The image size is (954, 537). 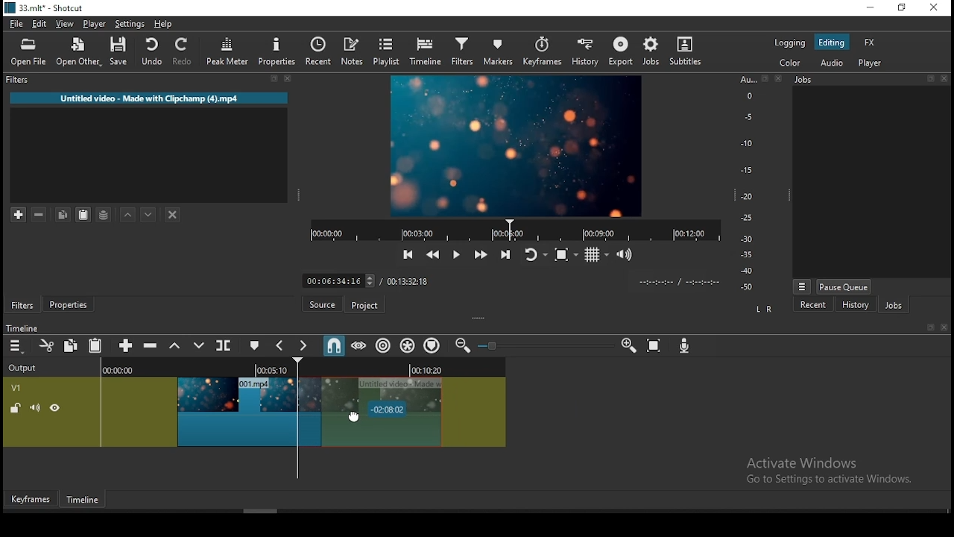 What do you see at coordinates (809, 82) in the screenshot?
I see `Jobs` at bounding box center [809, 82].